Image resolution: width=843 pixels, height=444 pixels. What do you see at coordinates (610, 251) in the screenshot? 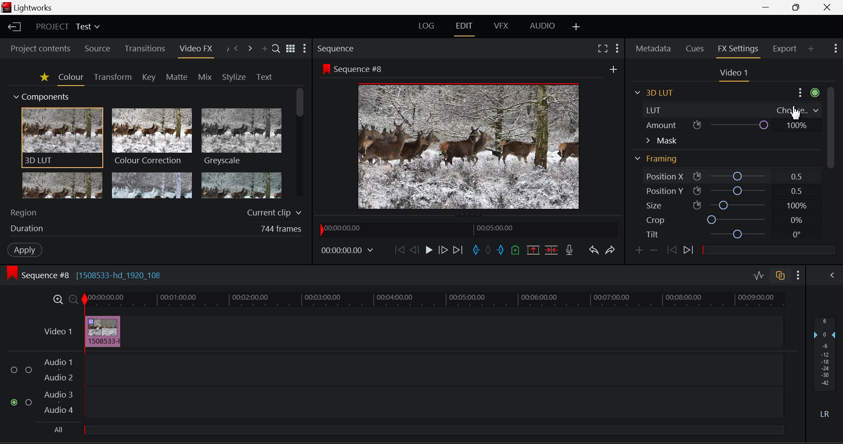
I see `Redo` at bounding box center [610, 251].